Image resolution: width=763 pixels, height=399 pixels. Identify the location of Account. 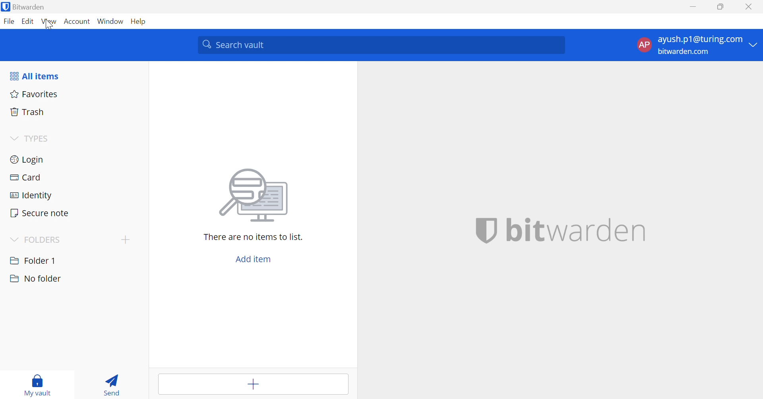
(77, 21).